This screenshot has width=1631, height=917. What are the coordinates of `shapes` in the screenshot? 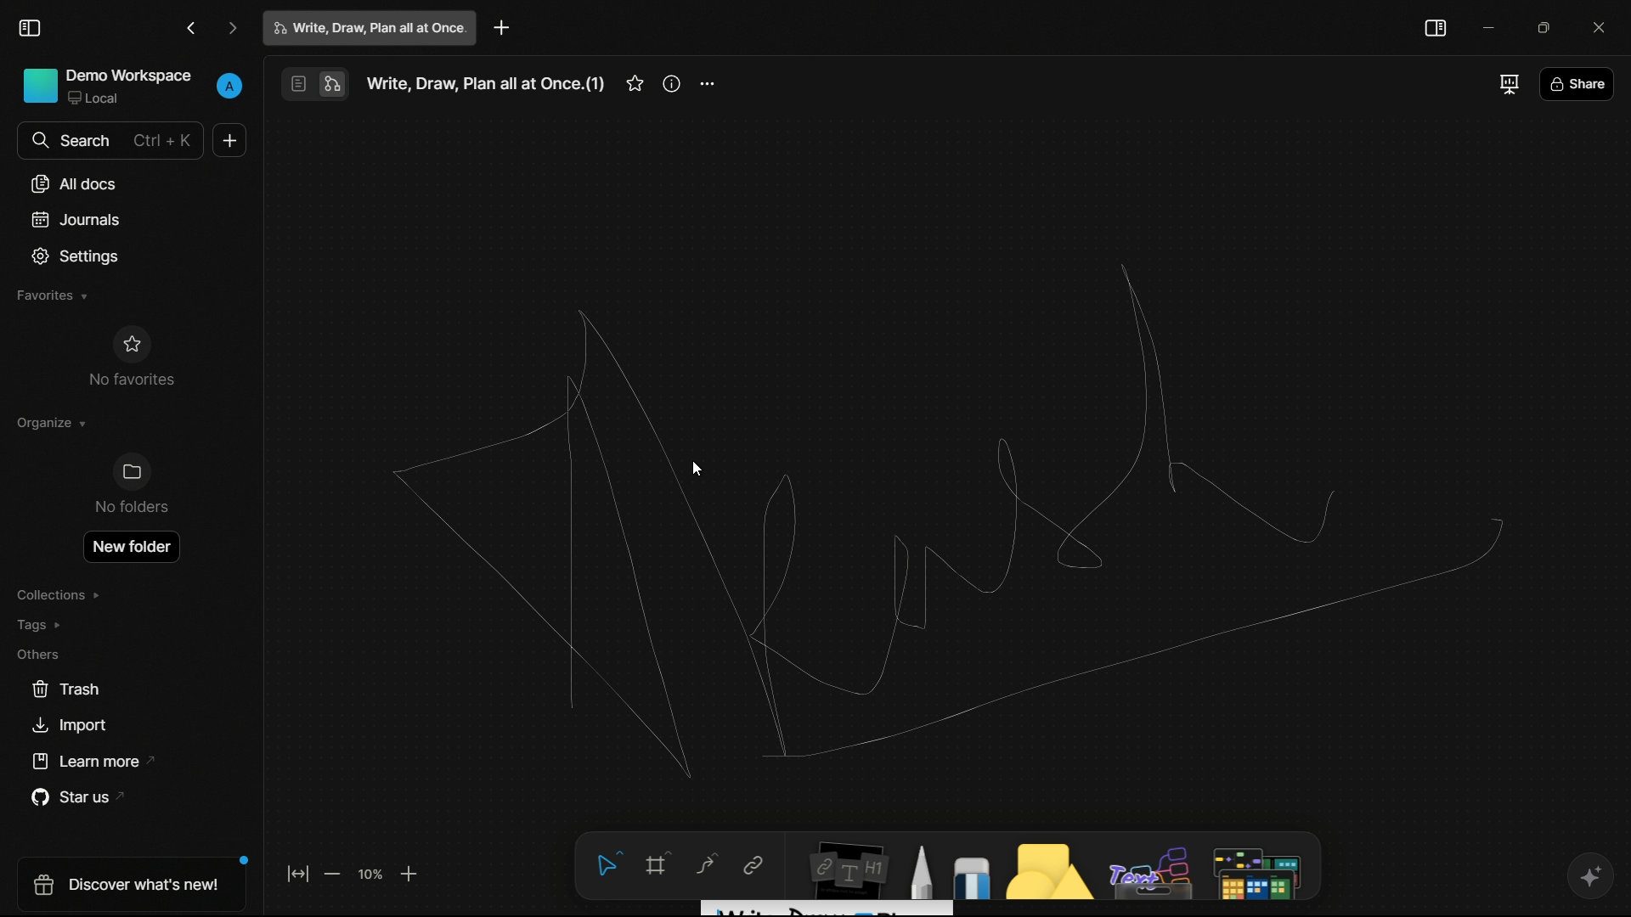 It's located at (1052, 869).